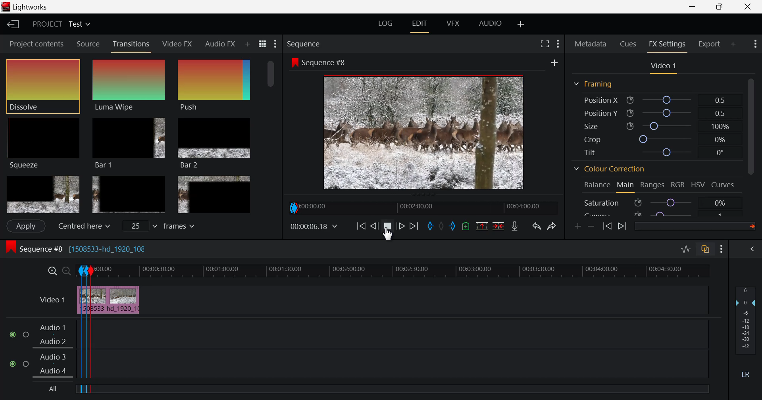 Image resolution: width=762 pixels, height=400 pixels. Describe the element at coordinates (50, 301) in the screenshot. I see `Video Layer Input` at that location.